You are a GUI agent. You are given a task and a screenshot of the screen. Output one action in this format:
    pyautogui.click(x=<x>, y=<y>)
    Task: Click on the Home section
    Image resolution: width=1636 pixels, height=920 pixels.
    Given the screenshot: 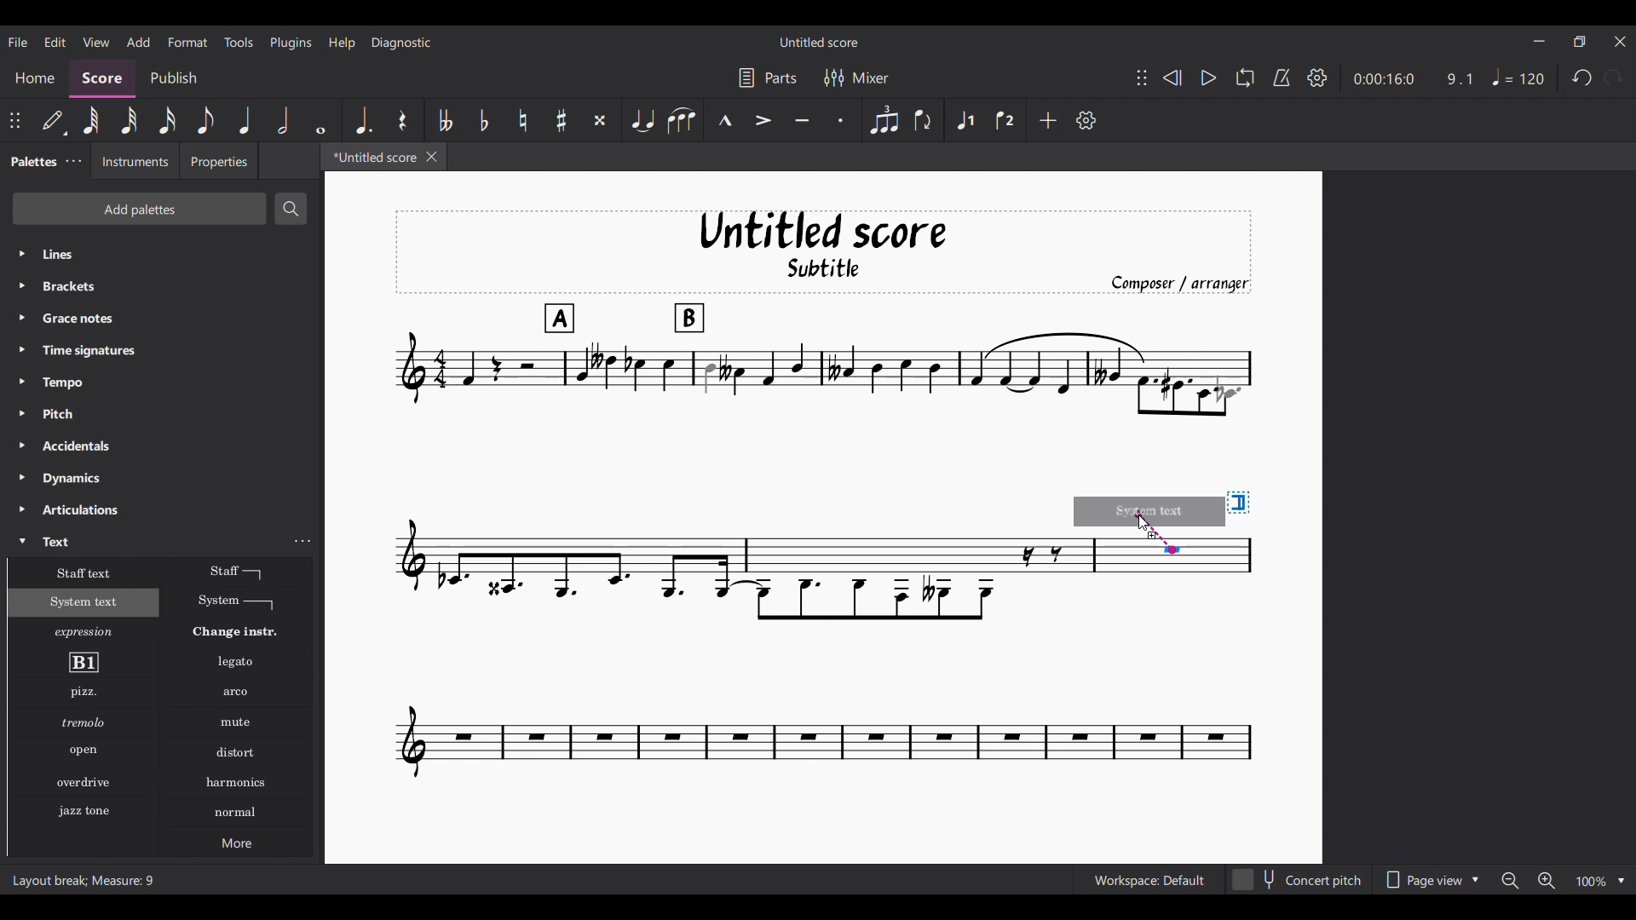 What is the action you would take?
    pyautogui.click(x=34, y=78)
    